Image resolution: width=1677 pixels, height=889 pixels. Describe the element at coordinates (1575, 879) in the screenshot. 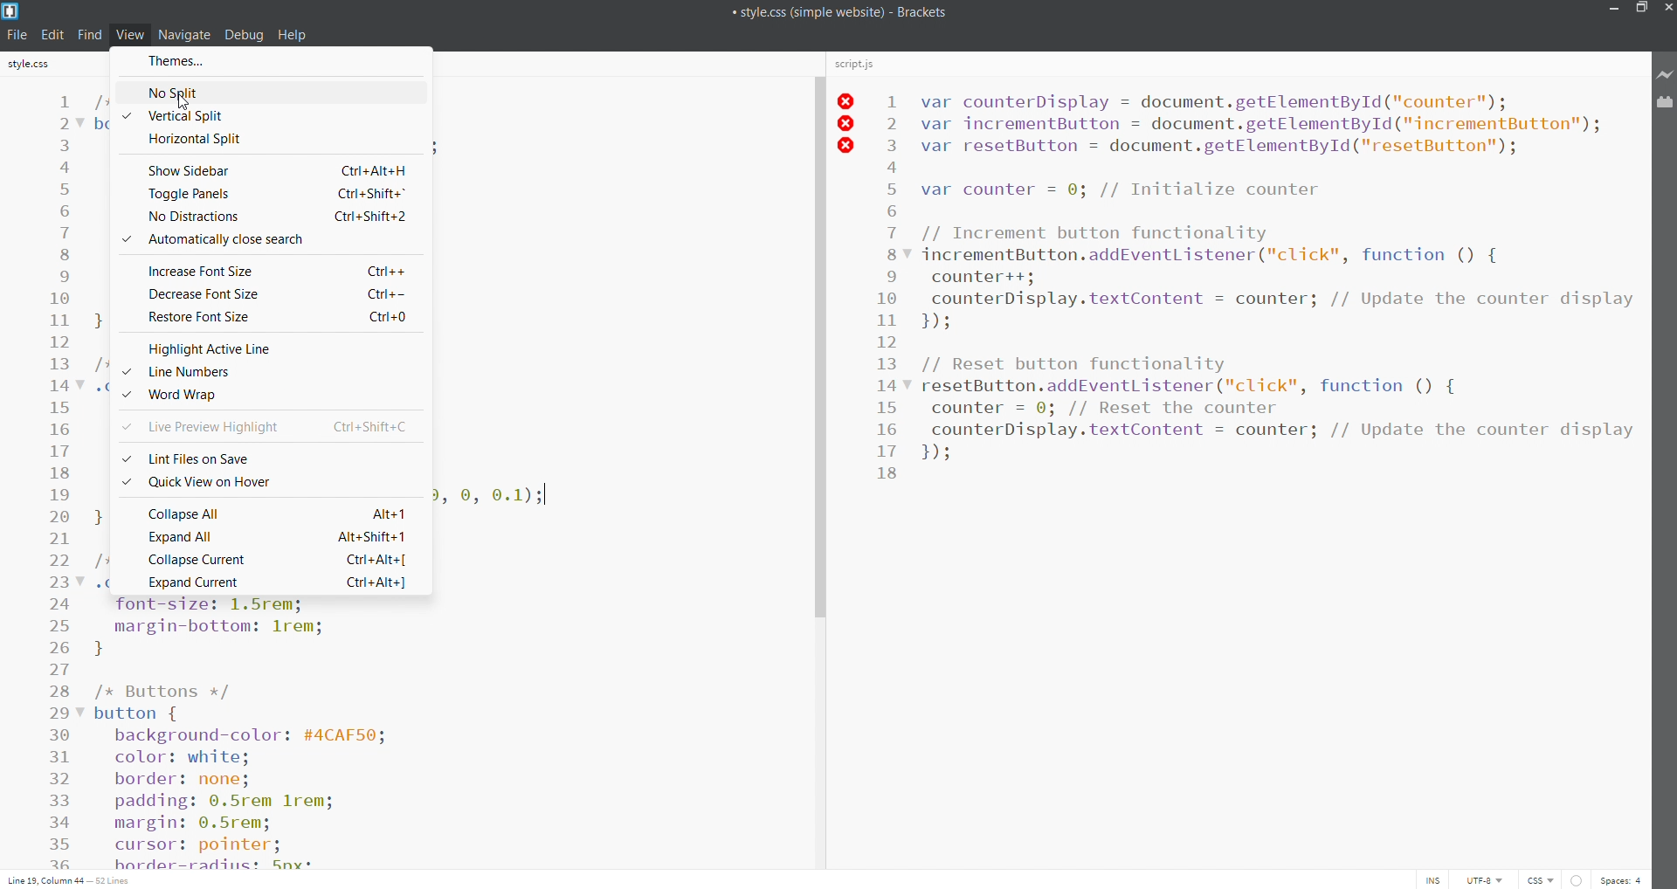

I see `error` at that location.